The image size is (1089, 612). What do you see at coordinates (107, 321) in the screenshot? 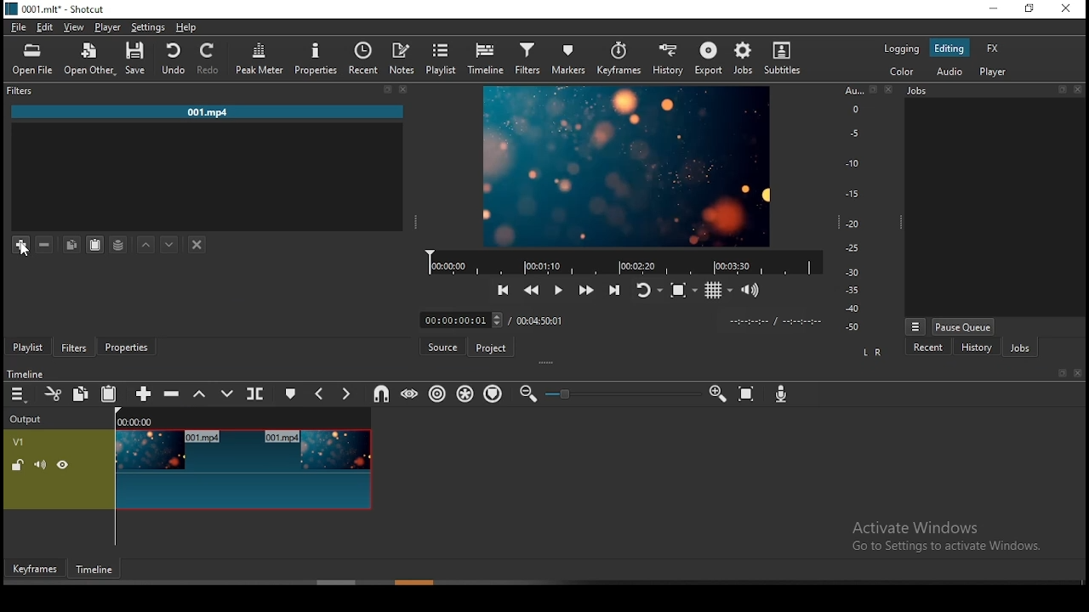
I see `add files to playlist` at bounding box center [107, 321].